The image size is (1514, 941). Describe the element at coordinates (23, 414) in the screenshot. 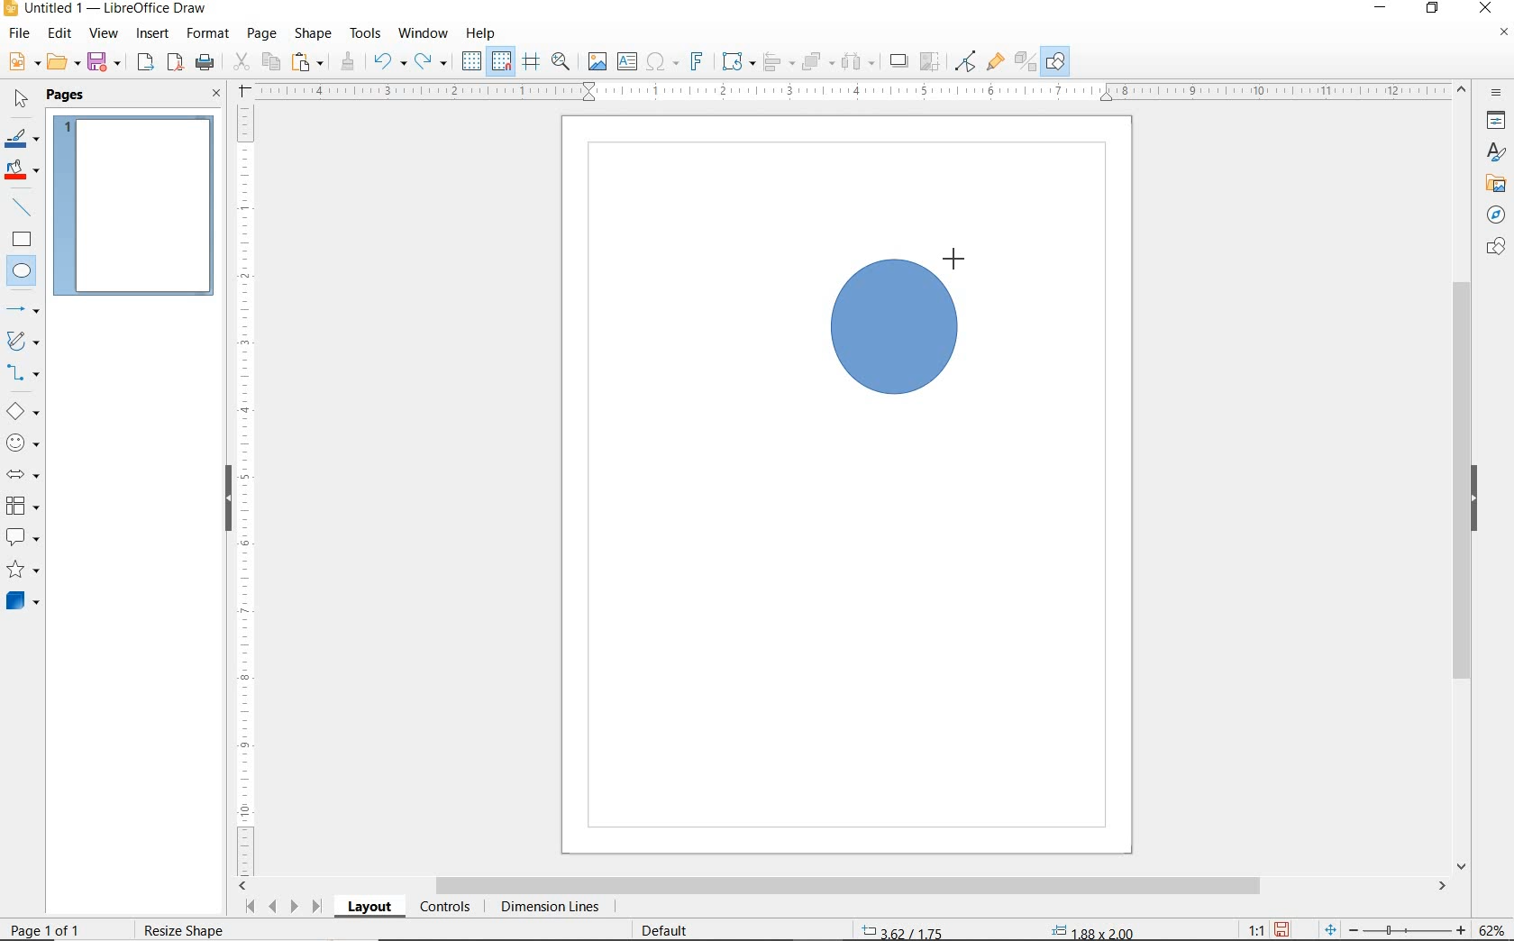

I see `BASIC SHAPES` at that location.